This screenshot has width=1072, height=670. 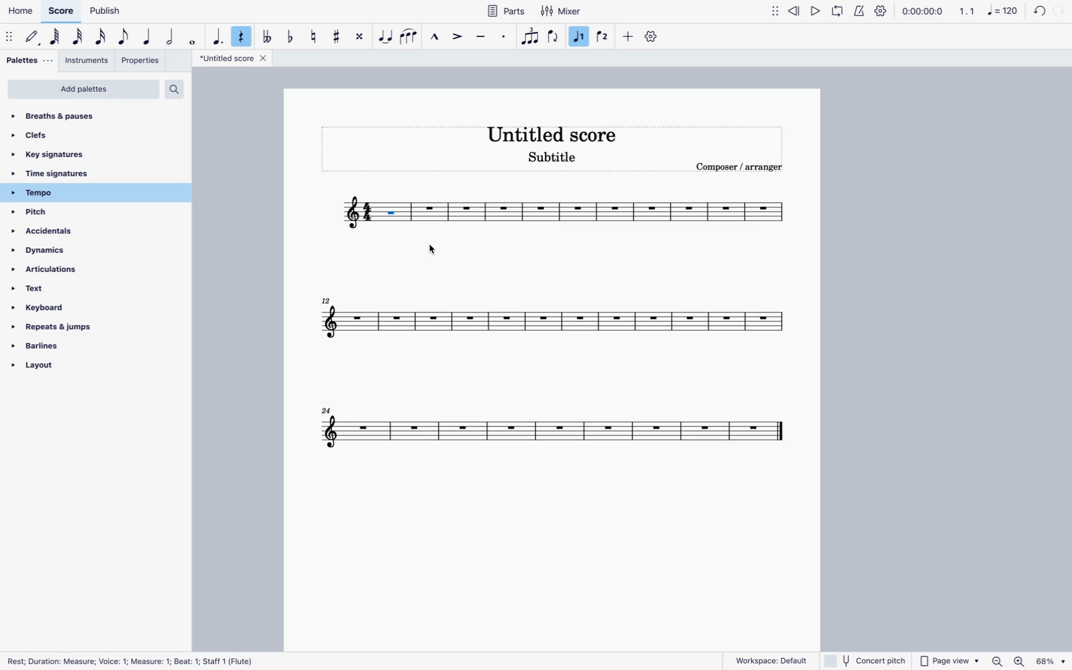 I want to click on , so click(x=1053, y=661).